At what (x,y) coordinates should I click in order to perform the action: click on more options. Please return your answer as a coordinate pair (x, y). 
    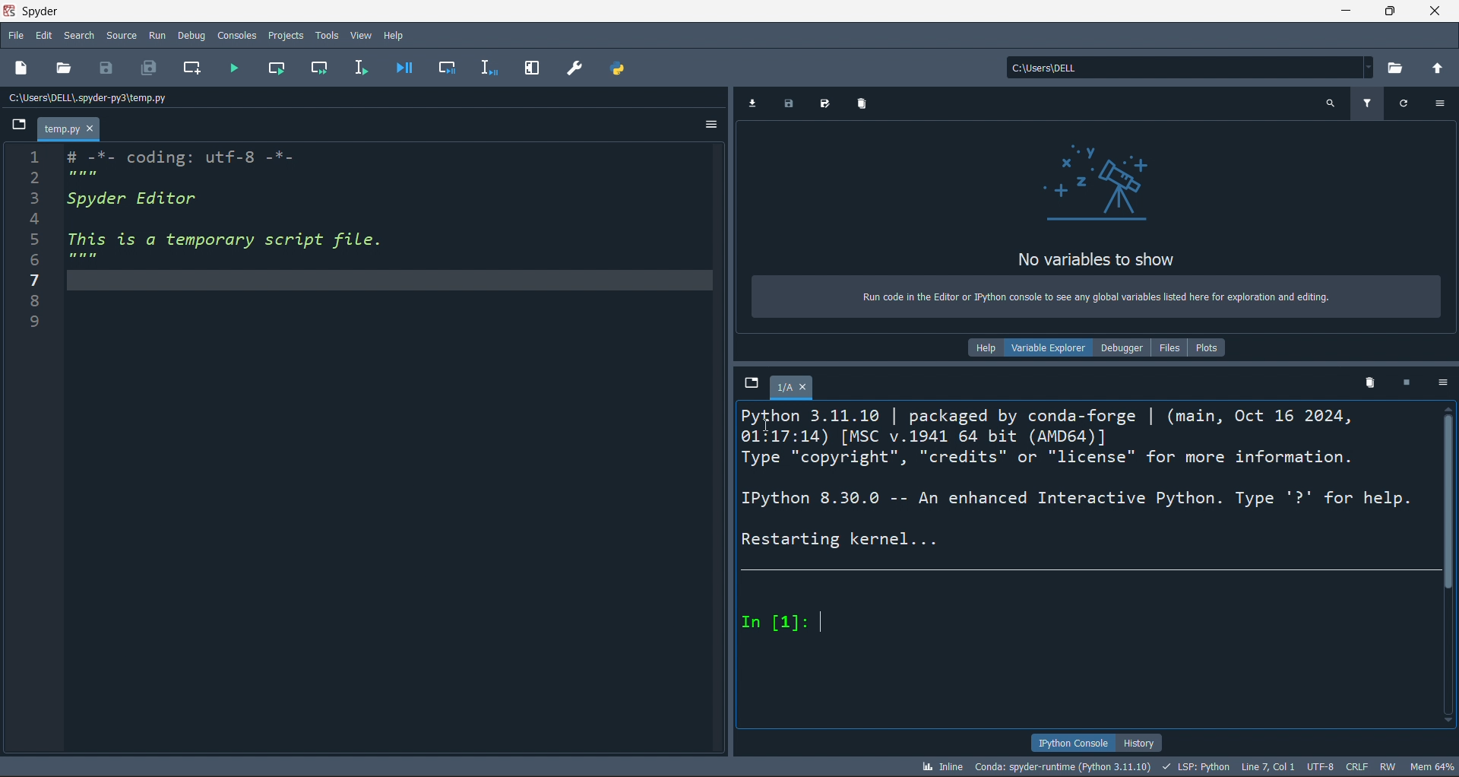
    Looking at the image, I should click on (706, 125).